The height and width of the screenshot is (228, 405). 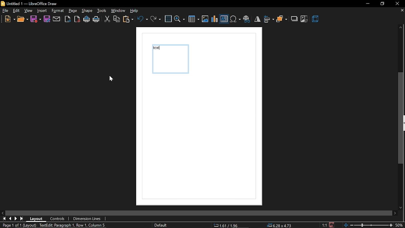 I want to click on shadow, so click(x=295, y=18).